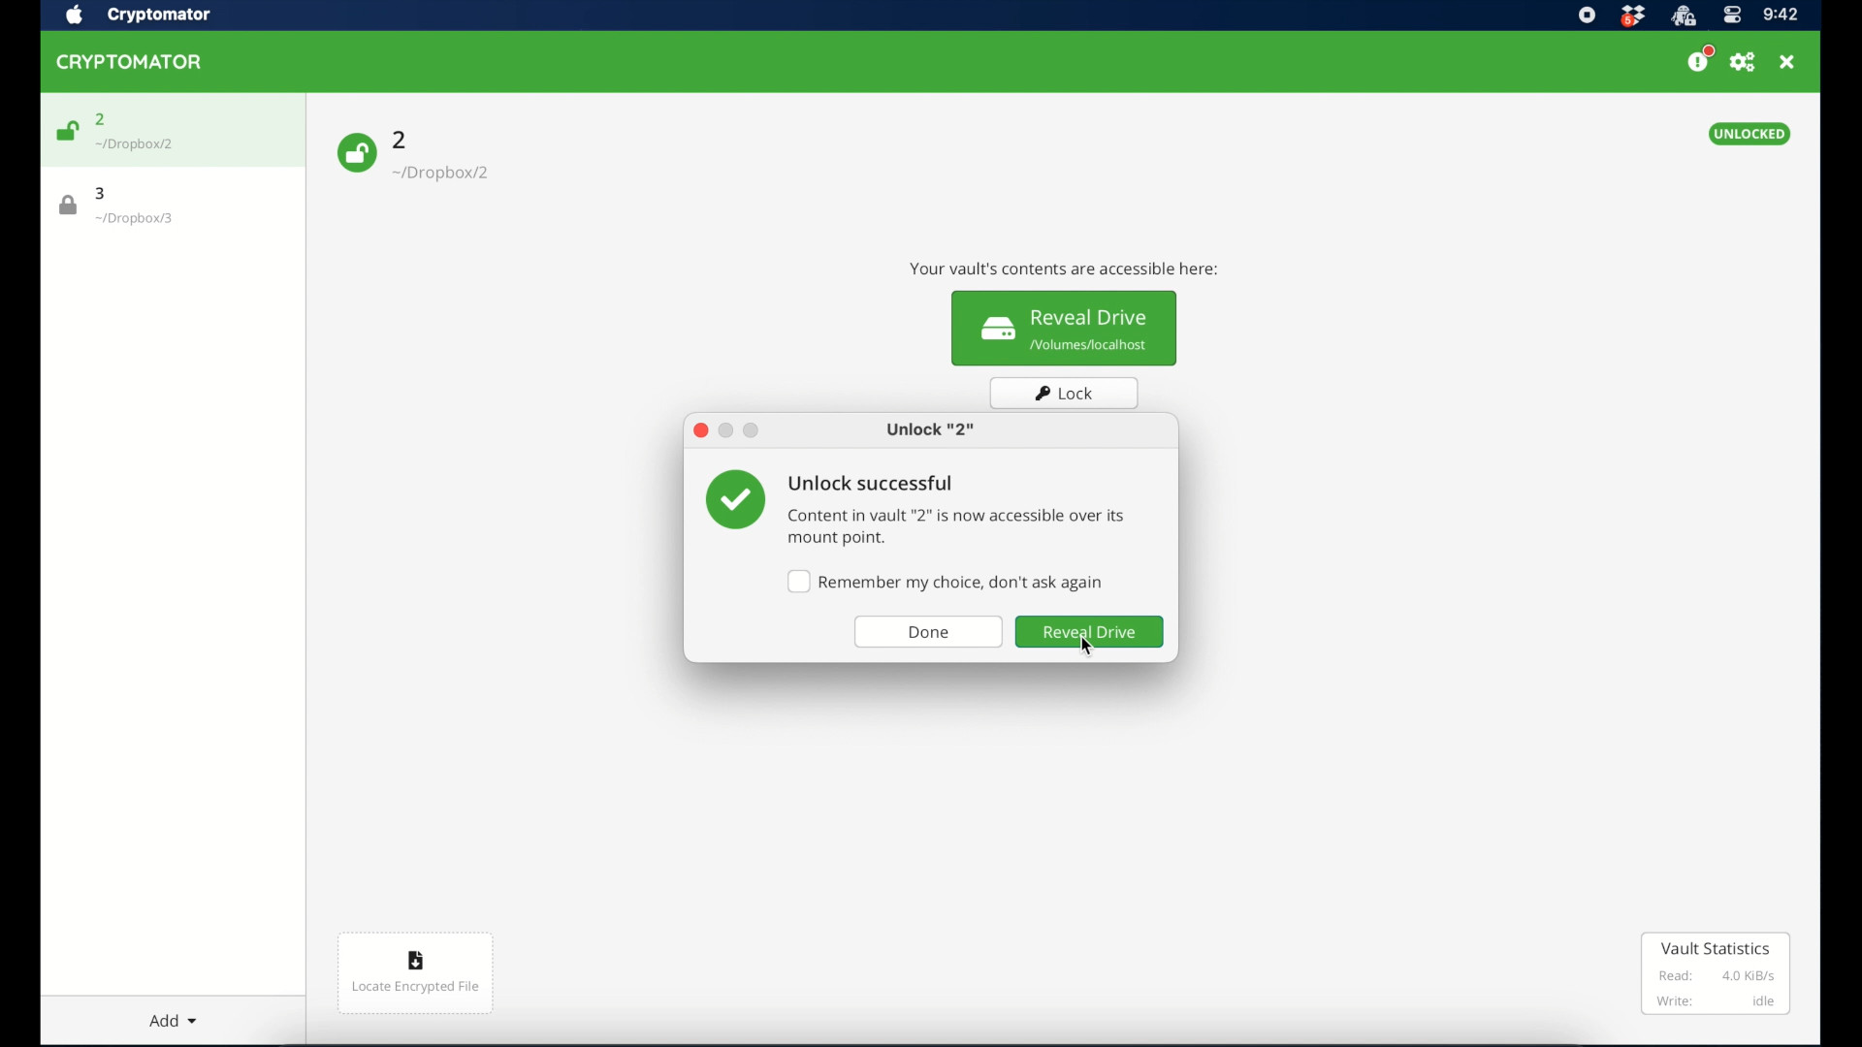 The image size is (1862, 1047). Describe the element at coordinates (1586, 16) in the screenshot. I see `screen recorder icon` at that location.